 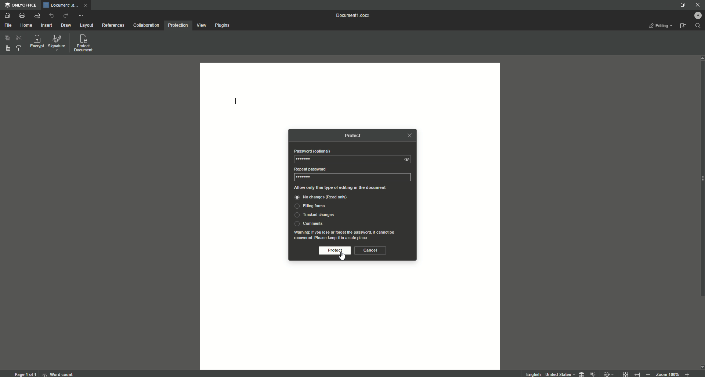 I want to click on Zoom in, so click(x=686, y=374).